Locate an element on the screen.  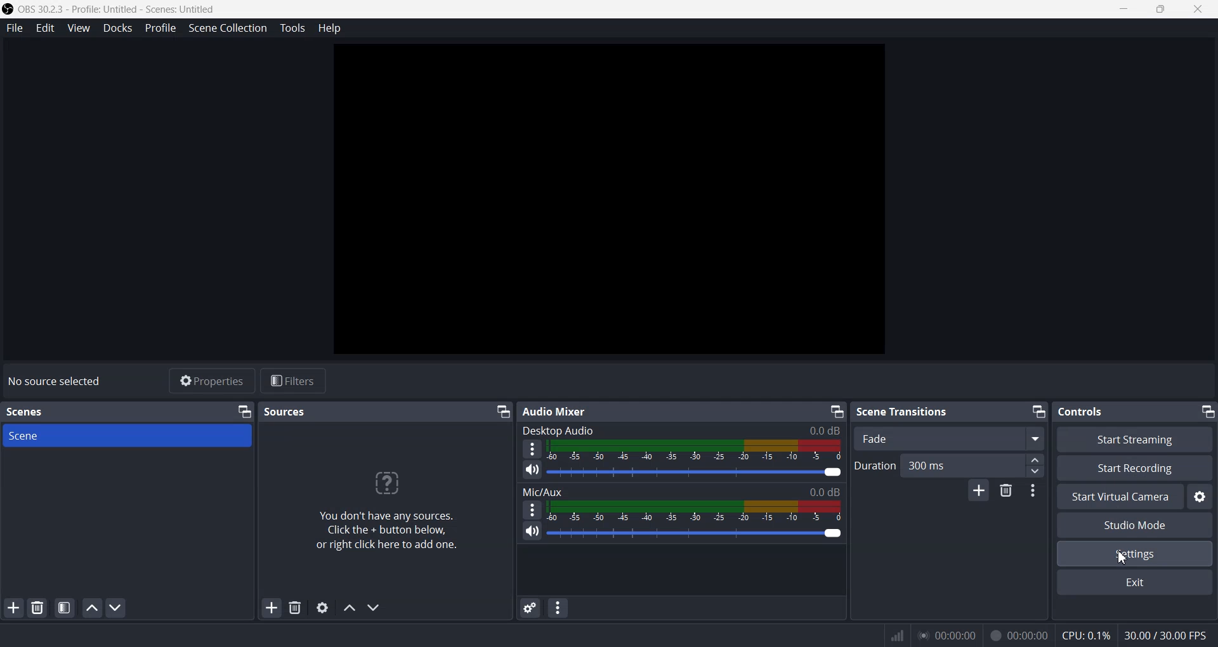
Remove Selected Sources is located at coordinates (297, 607).